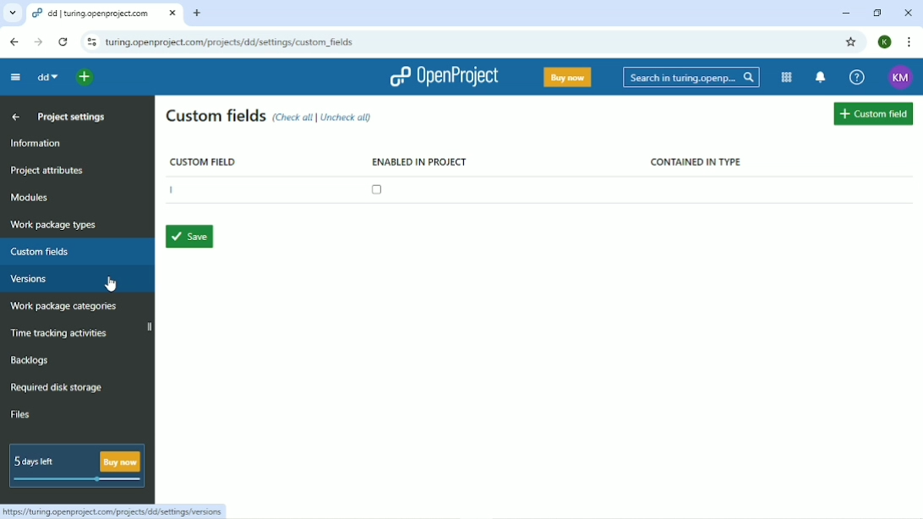 This screenshot has width=923, height=519. What do you see at coordinates (177, 190) in the screenshot?
I see `I` at bounding box center [177, 190].